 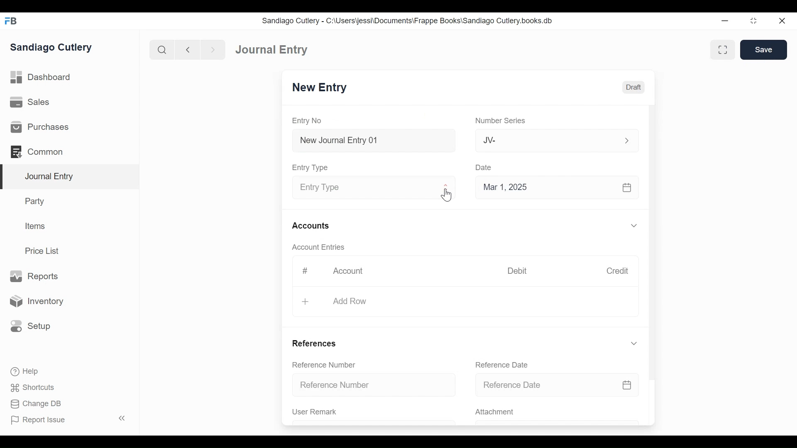 What do you see at coordinates (120, 418) in the screenshot?
I see `collapse sidebar` at bounding box center [120, 418].